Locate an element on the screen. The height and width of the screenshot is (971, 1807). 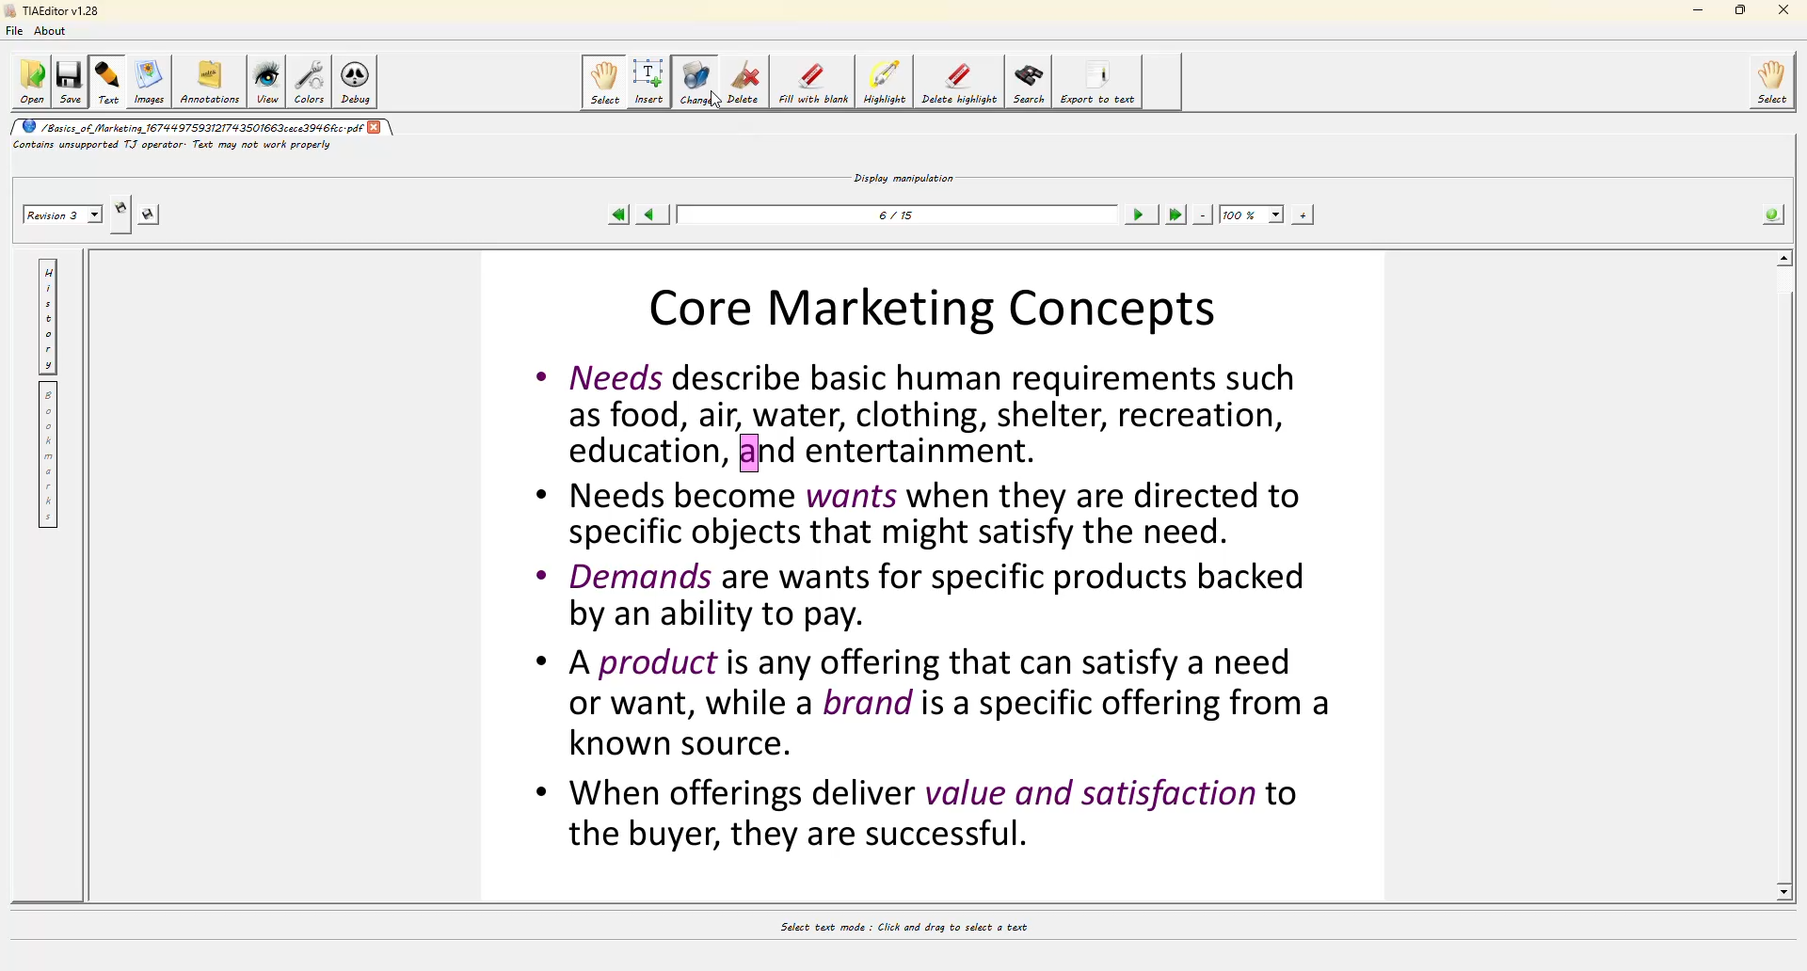
file is located at coordinates (13, 33).